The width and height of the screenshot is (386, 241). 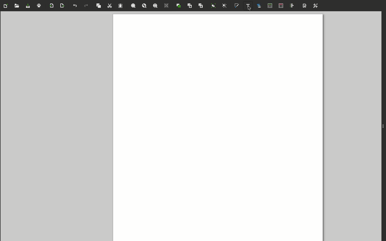 I want to click on Fill and stroke, so click(x=238, y=6).